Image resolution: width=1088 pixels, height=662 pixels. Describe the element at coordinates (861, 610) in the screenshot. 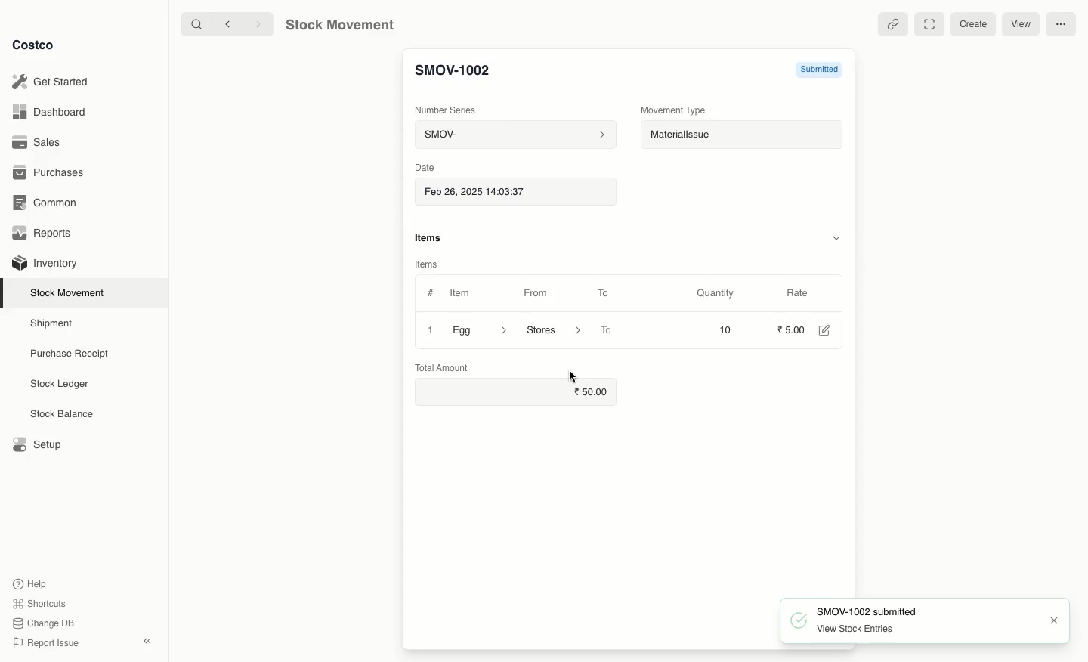

I see `SMOV-1002 submit` at that location.